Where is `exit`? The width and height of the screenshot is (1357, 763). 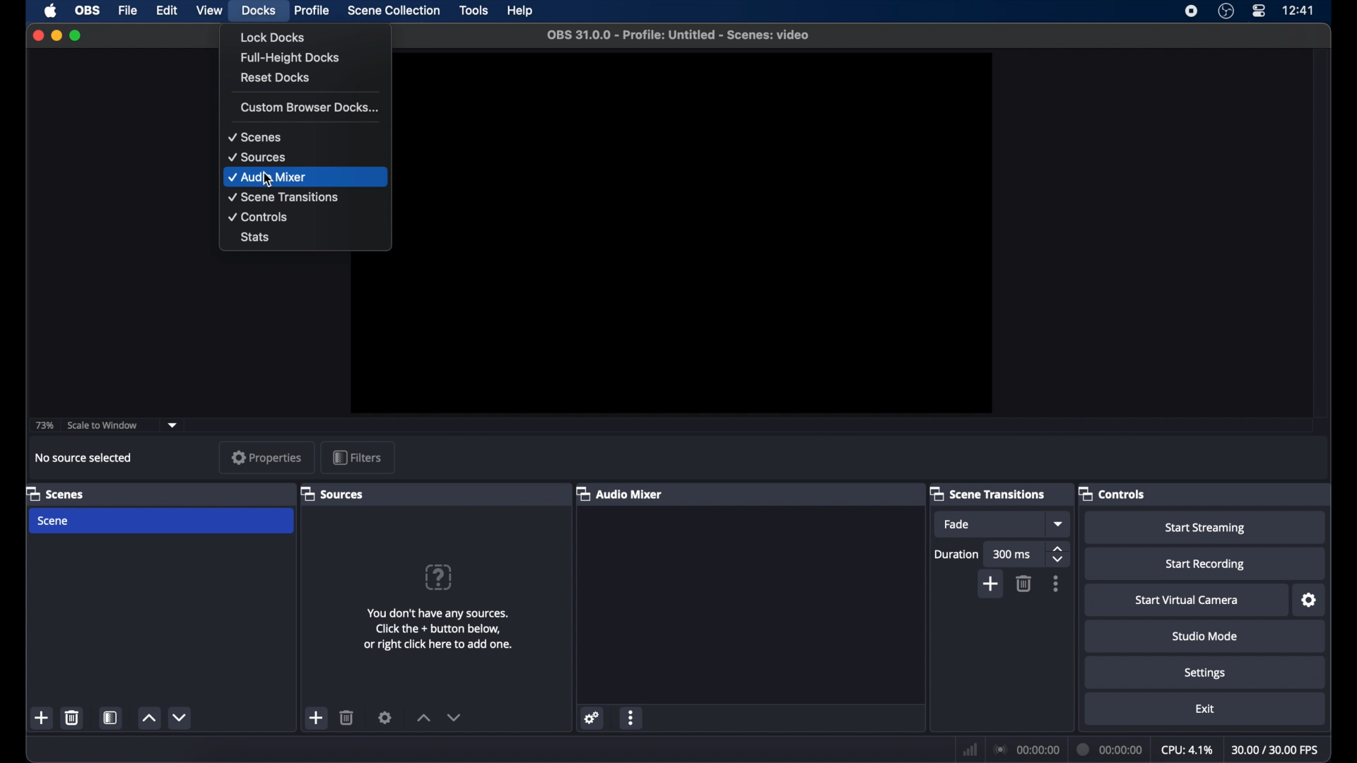
exit is located at coordinates (1205, 710).